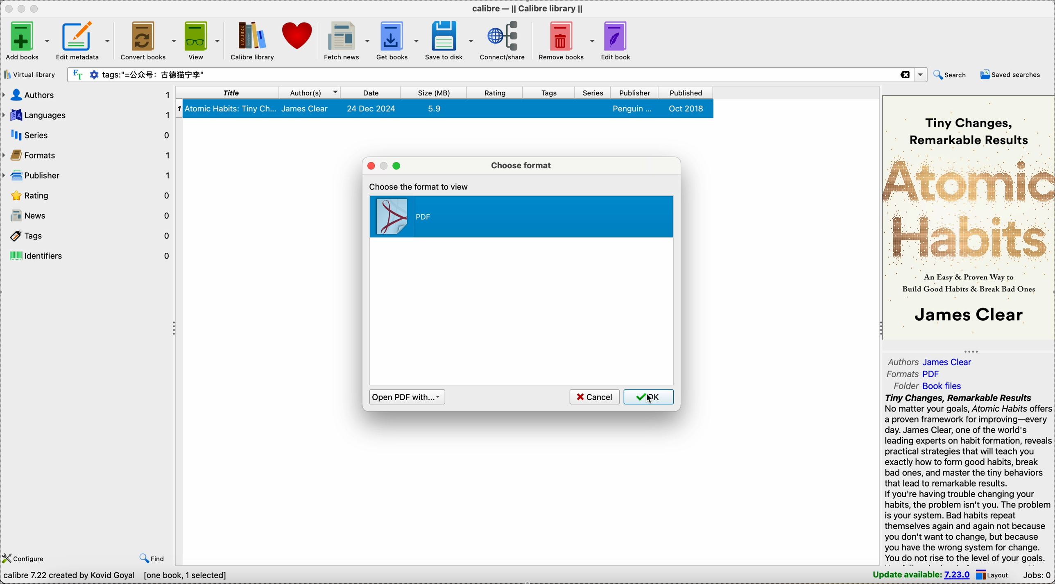  What do you see at coordinates (87, 256) in the screenshot?
I see `identifiers` at bounding box center [87, 256].